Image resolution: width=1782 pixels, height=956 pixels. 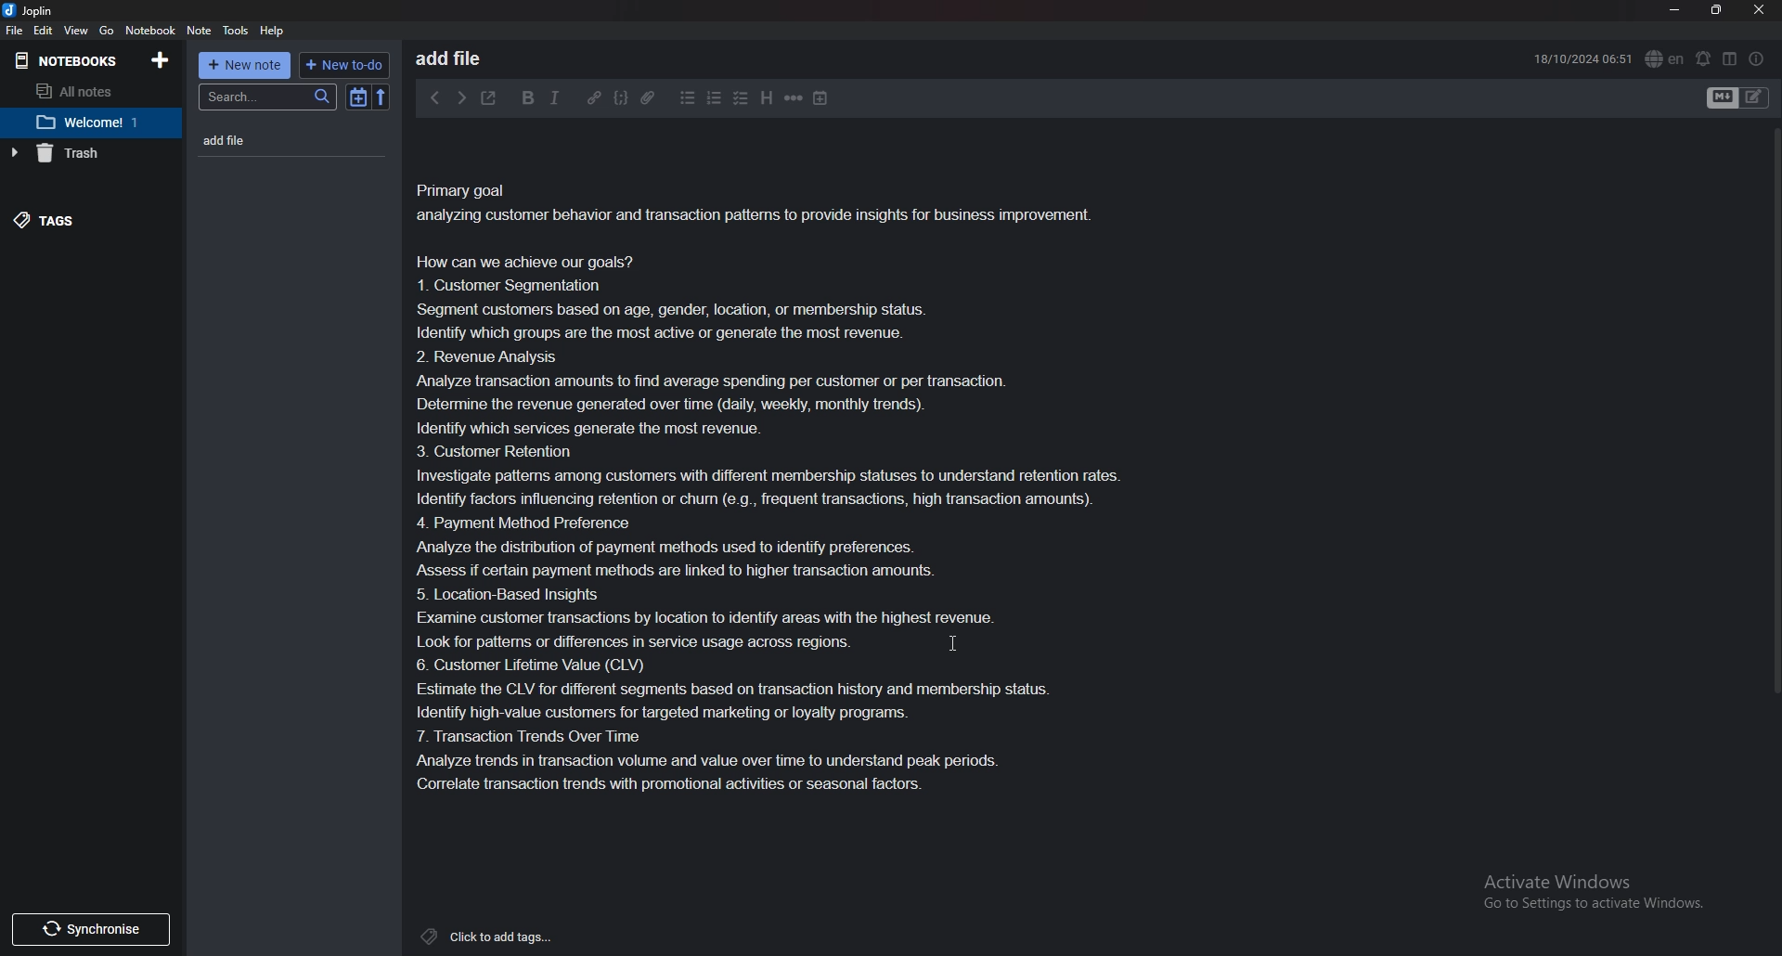 I want to click on Title, so click(x=468, y=57).